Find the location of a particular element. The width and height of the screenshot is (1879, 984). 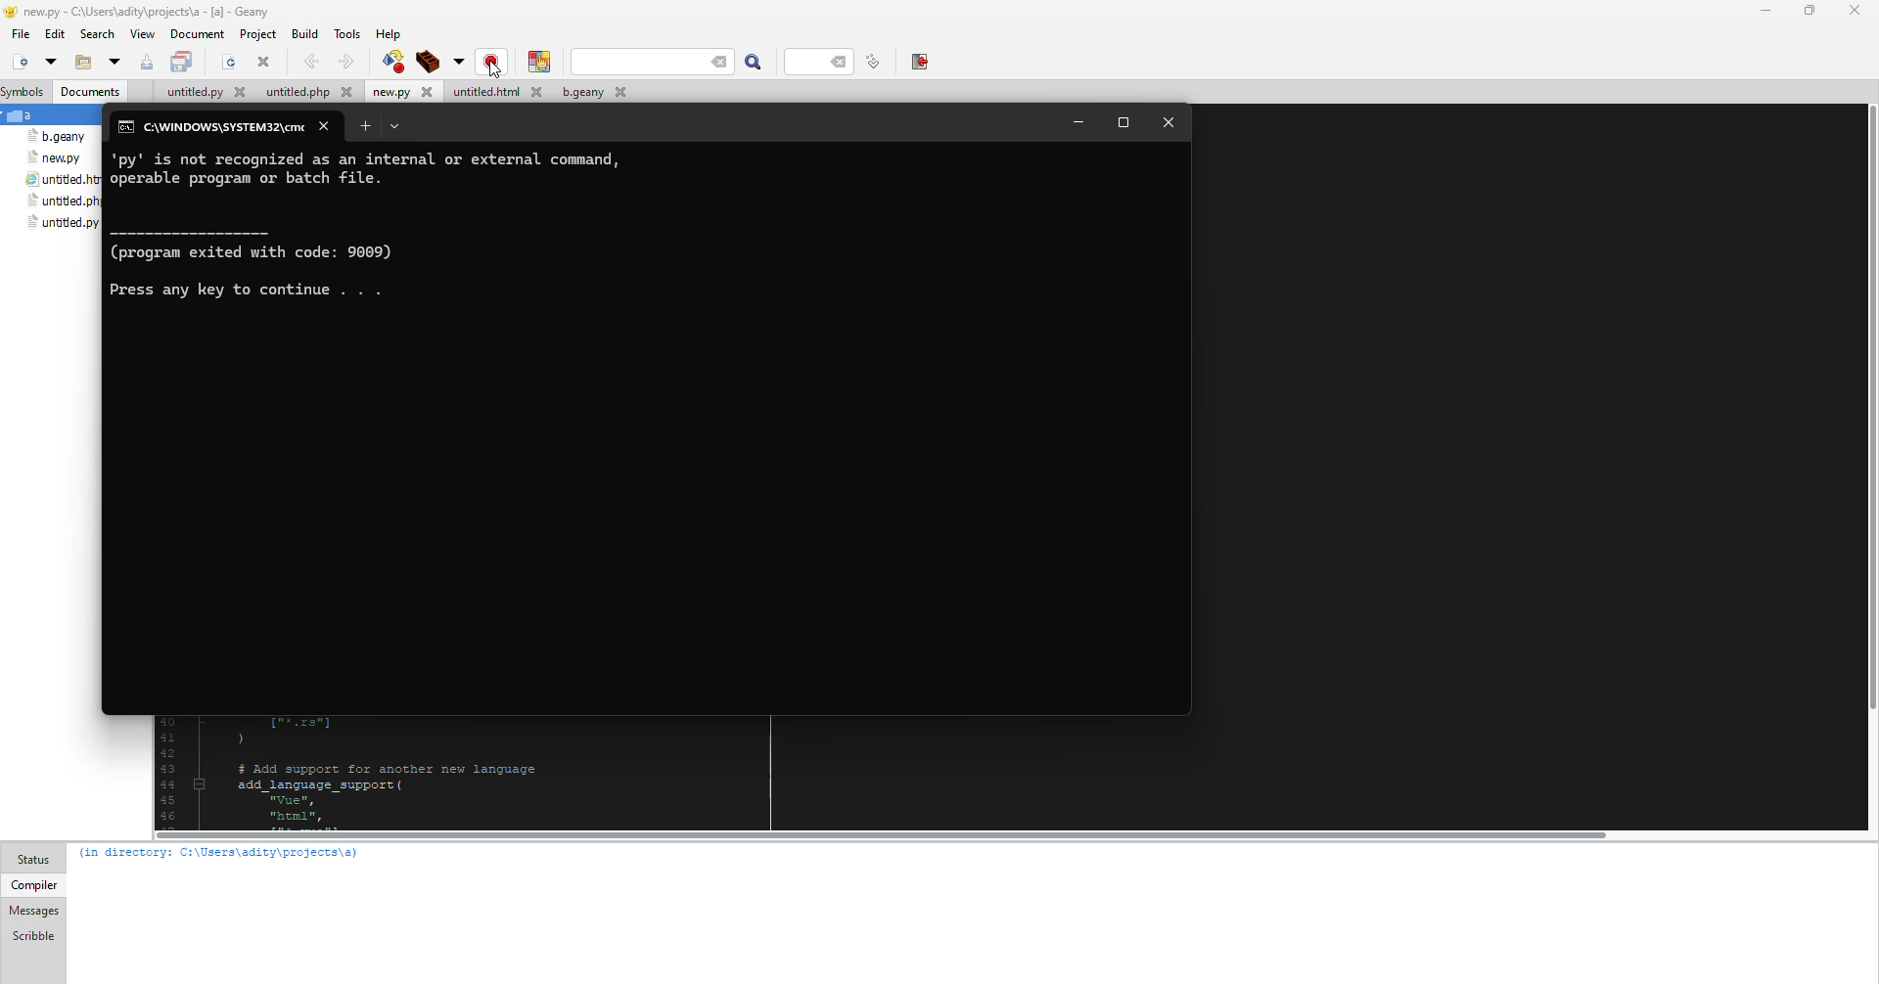

scroll bar is located at coordinates (1871, 414).